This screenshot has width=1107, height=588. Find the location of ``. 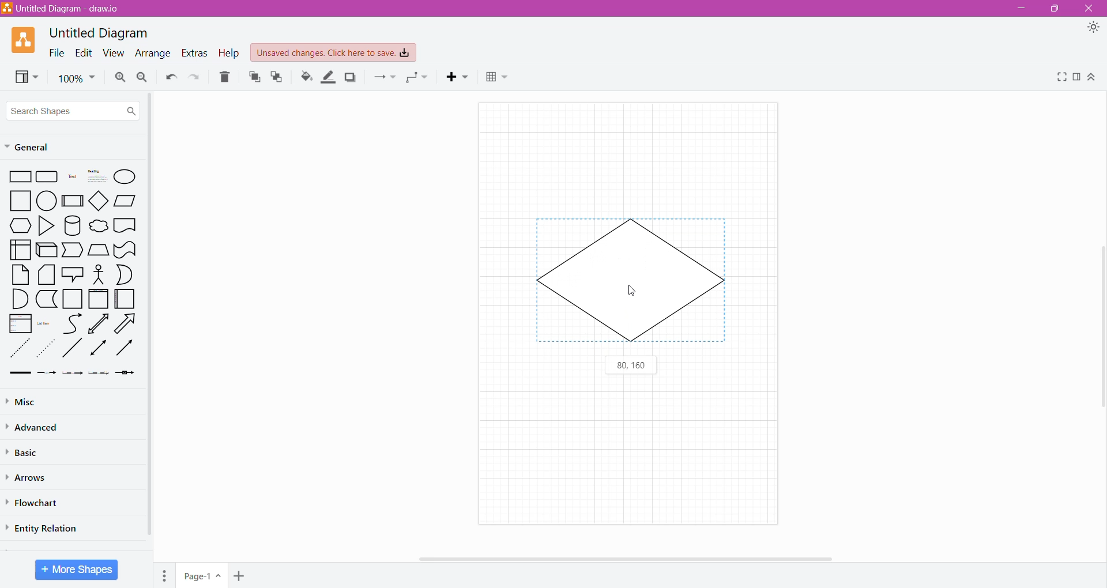

 is located at coordinates (166, 574).